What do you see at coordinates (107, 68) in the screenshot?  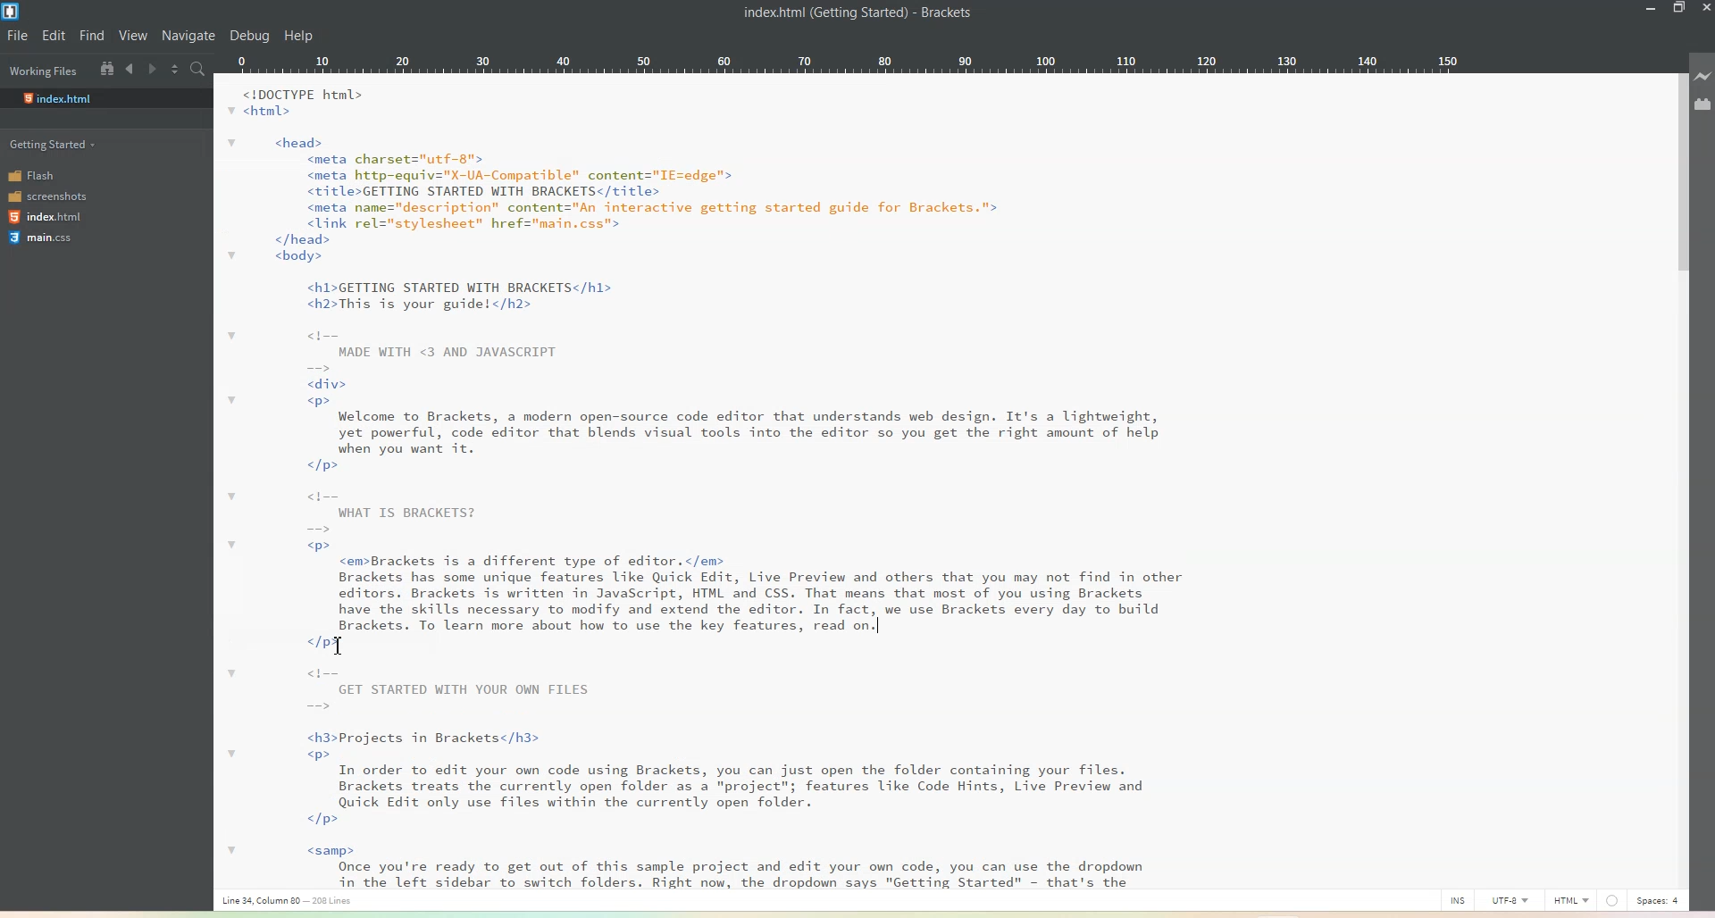 I see `Show in the file tree` at bounding box center [107, 68].